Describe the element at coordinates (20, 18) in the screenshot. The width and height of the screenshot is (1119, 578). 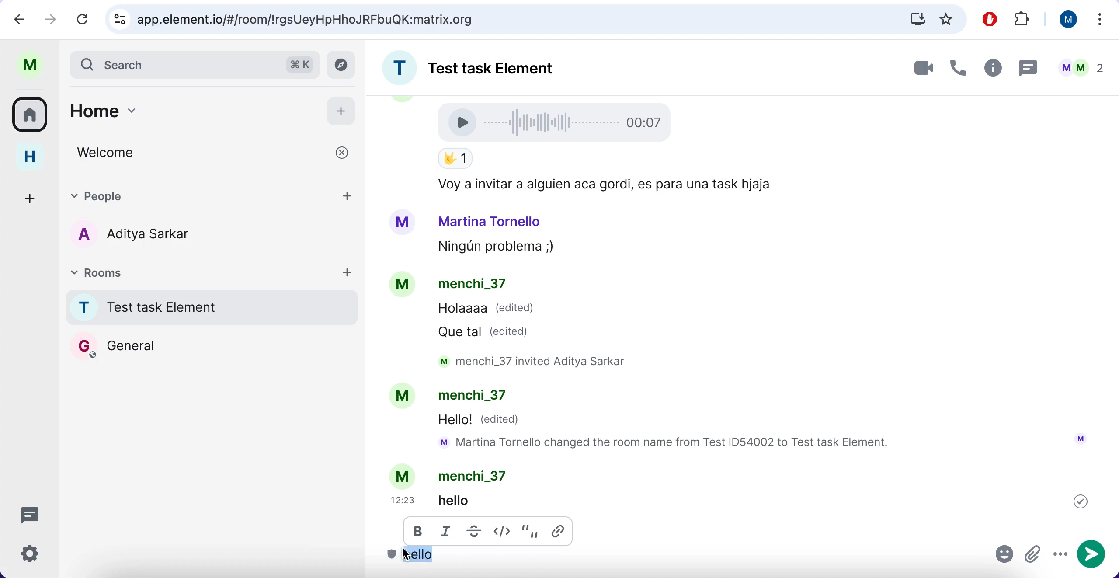
I see `backward` at that location.